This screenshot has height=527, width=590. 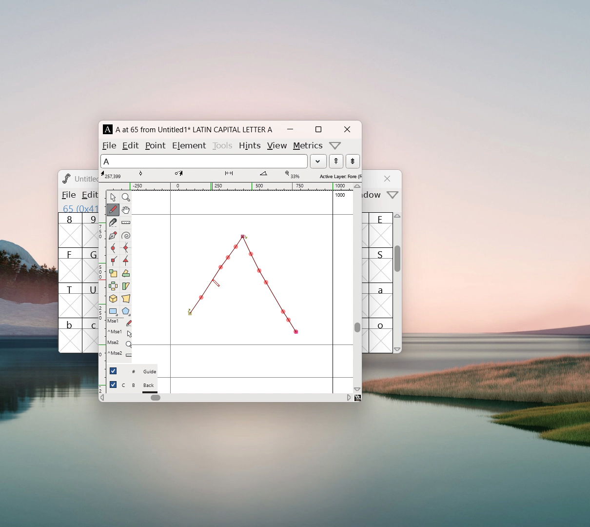 What do you see at coordinates (113, 370) in the screenshot?
I see `checkbox` at bounding box center [113, 370].